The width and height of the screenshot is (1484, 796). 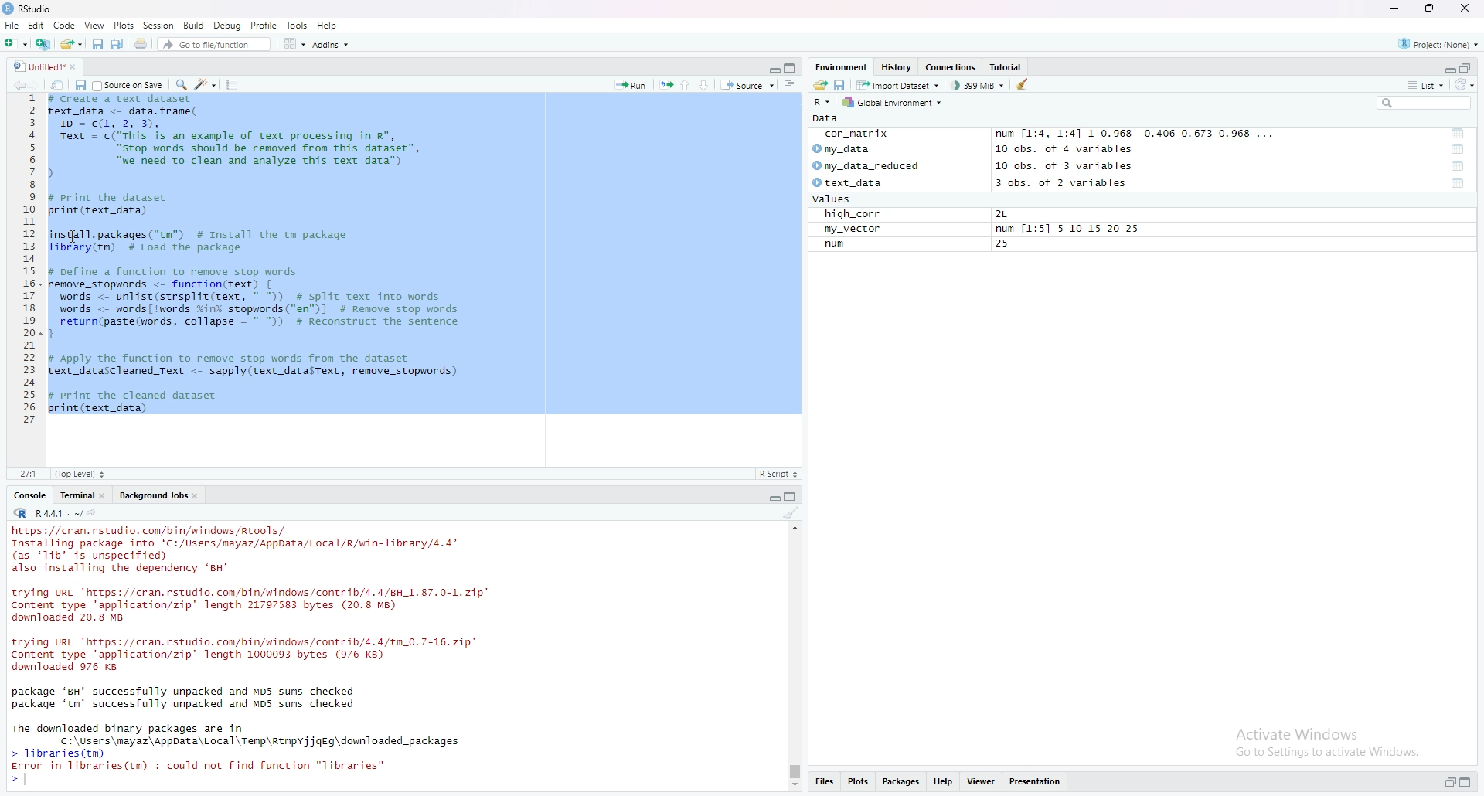 What do you see at coordinates (30, 261) in the screenshot?
I see `line numbers` at bounding box center [30, 261].